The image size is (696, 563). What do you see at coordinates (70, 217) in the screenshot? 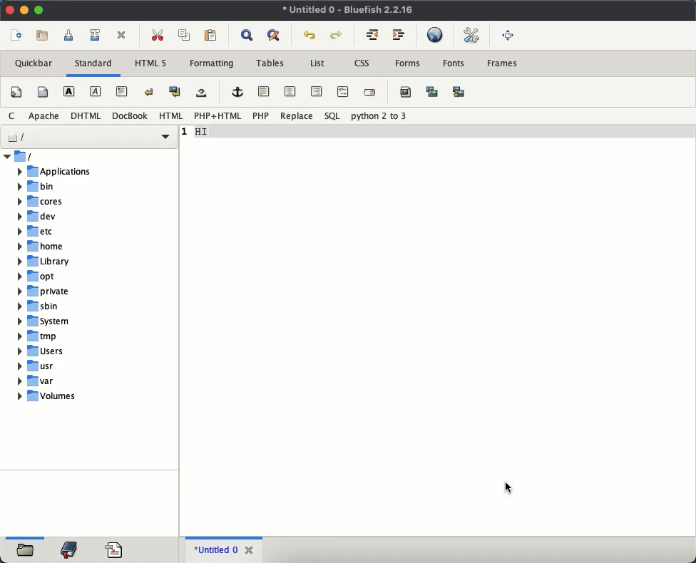
I see `dev` at bounding box center [70, 217].